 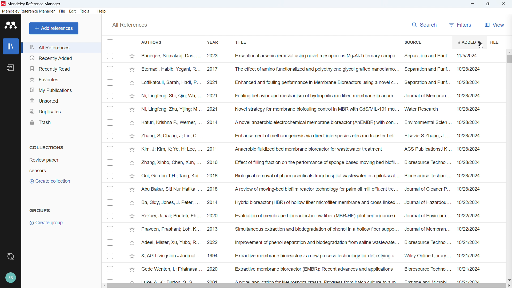 What do you see at coordinates (61, 58) in the screenshot?
I see `Recently added ` at bounding box center [61, 58].